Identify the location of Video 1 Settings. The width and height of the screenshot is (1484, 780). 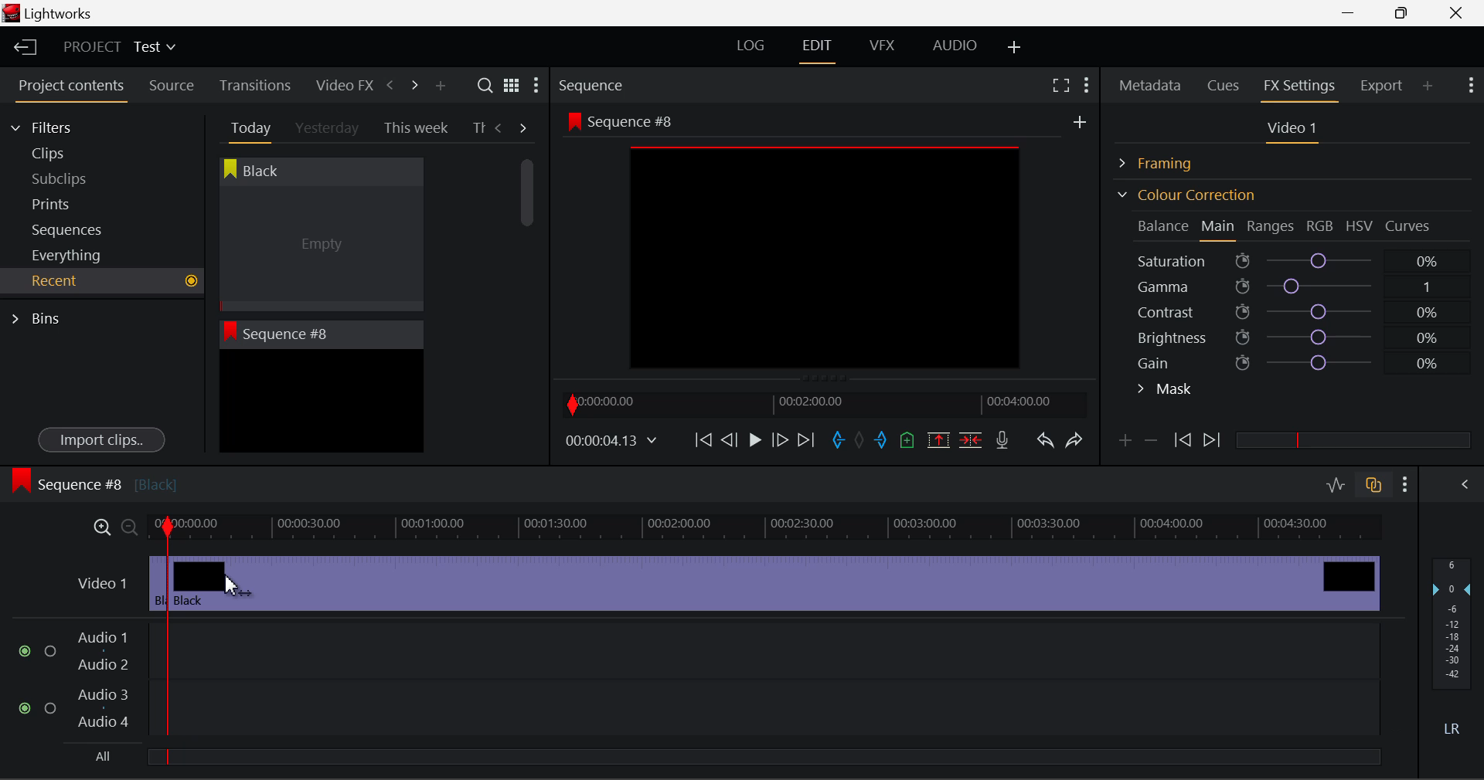
(1295, 131).